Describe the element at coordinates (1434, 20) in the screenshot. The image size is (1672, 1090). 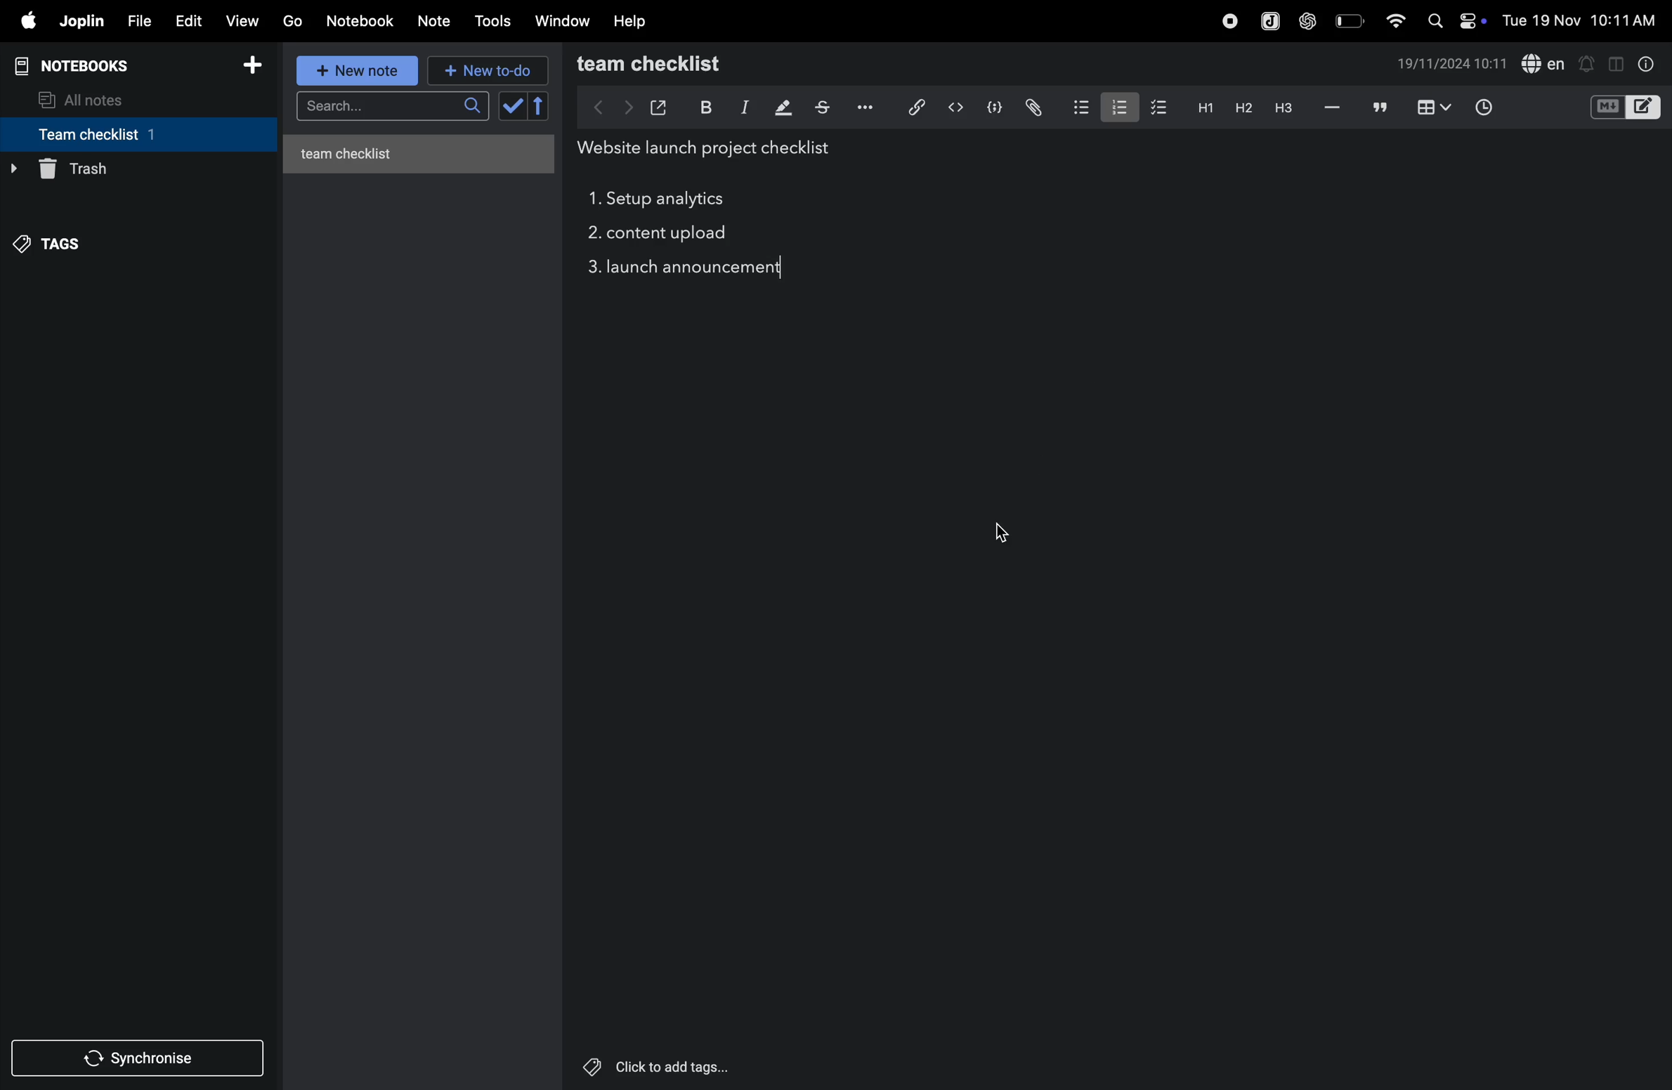
I see `search` at that location.